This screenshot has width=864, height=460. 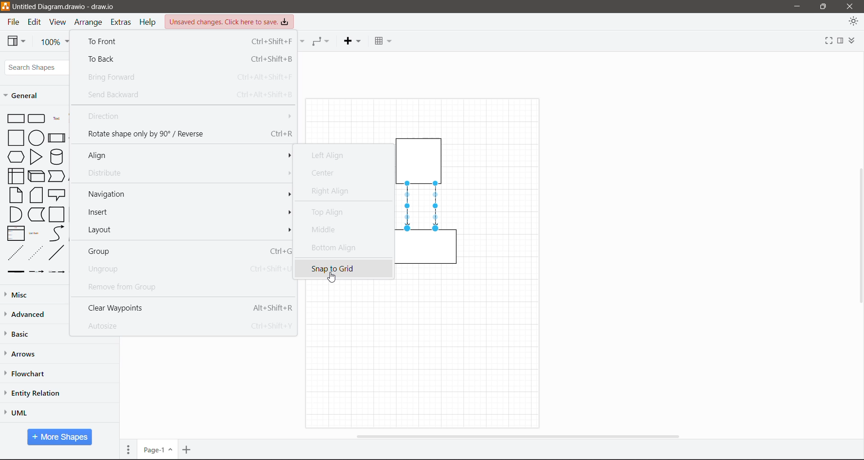 What do you see at coordinates (5, 6) in the screenshot?
I see `draw.io logo` at bounding box center [5, 6].